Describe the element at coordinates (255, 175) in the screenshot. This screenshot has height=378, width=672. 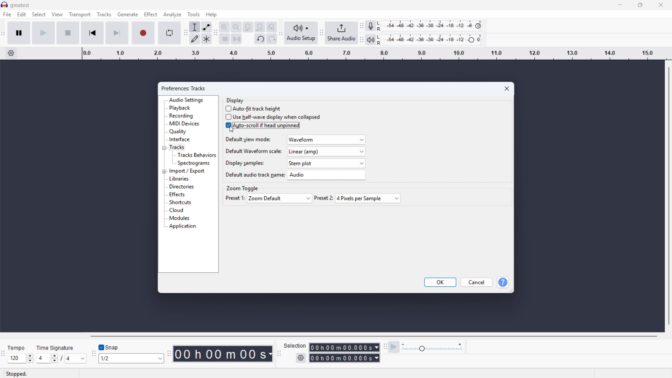
I see `Default audio track name` at that location.